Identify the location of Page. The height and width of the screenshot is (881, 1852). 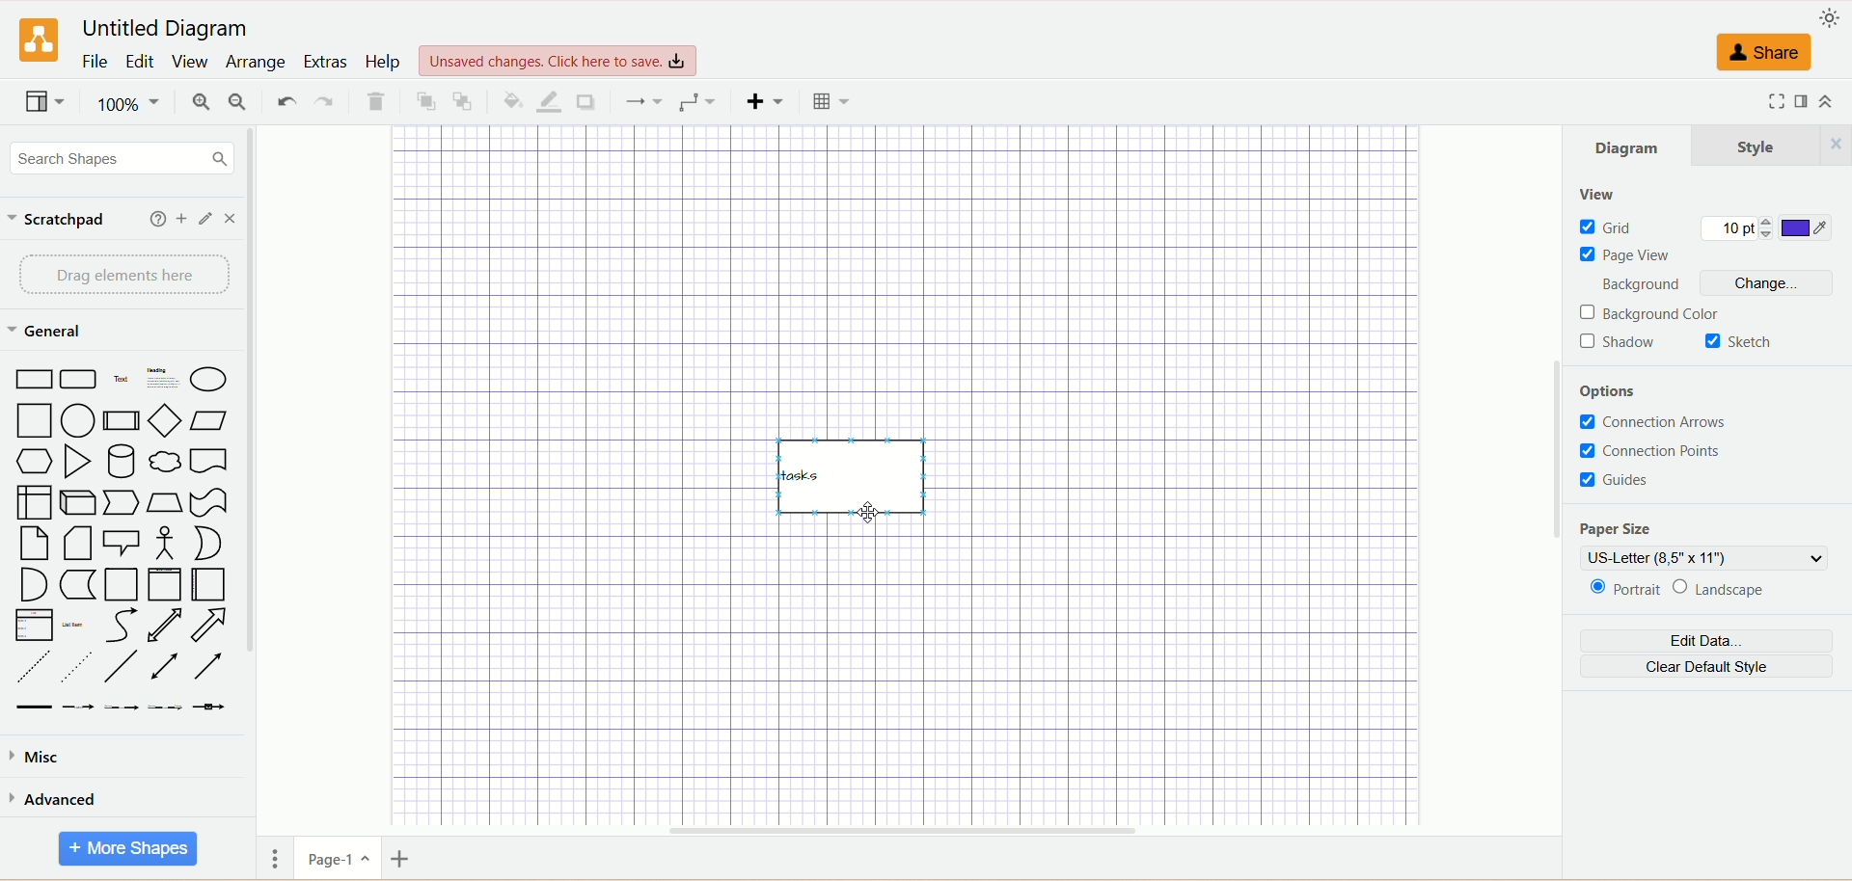
(121, 585).